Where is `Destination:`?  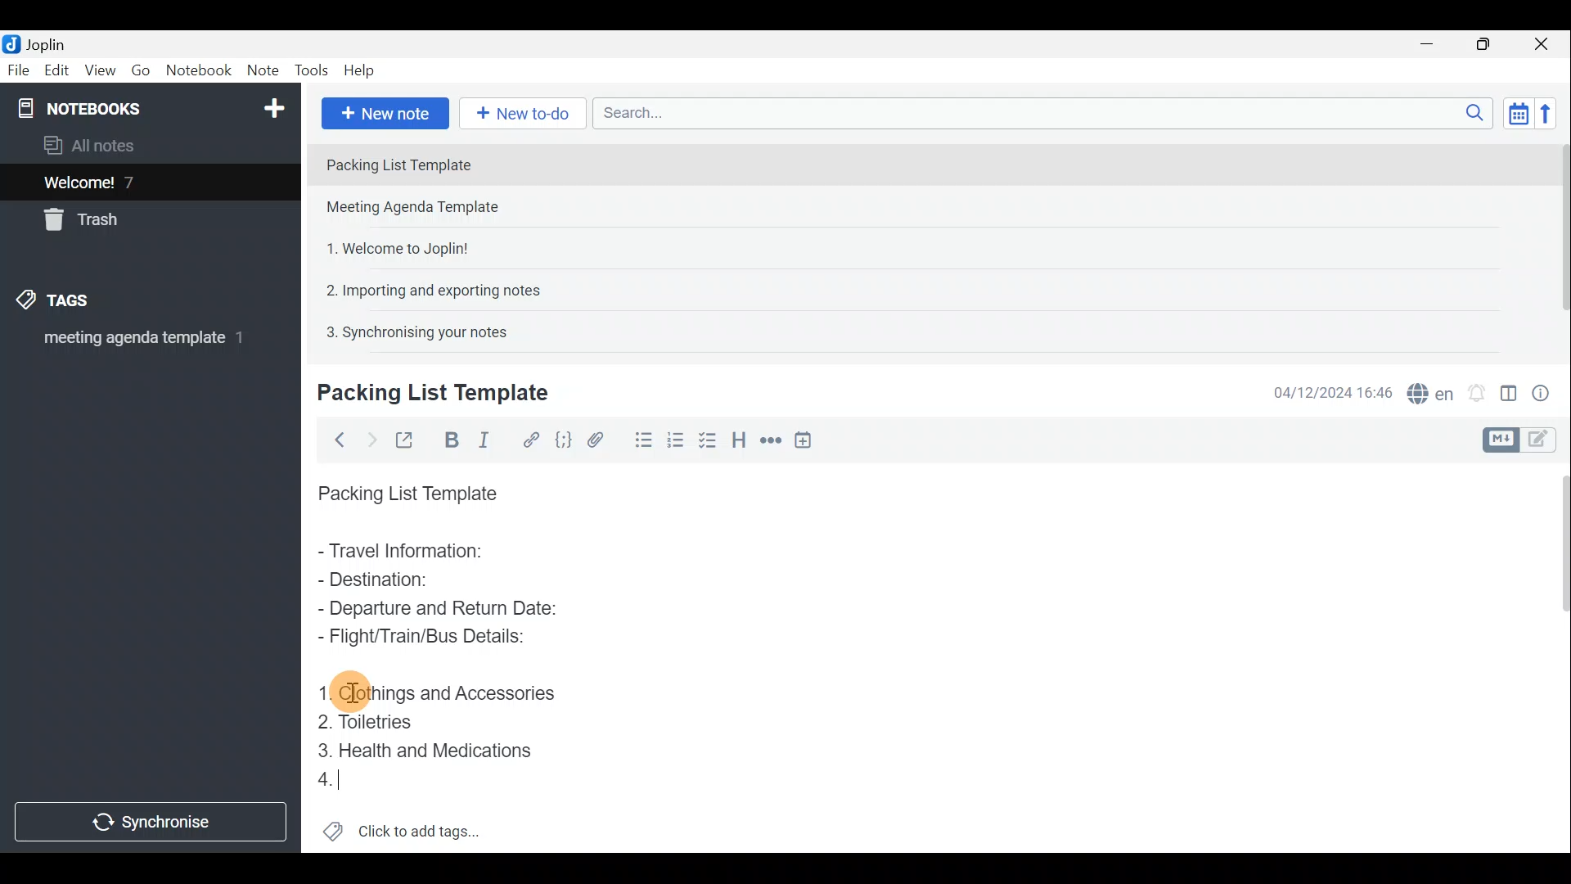
Destination: is located at coordinates (416, 581).